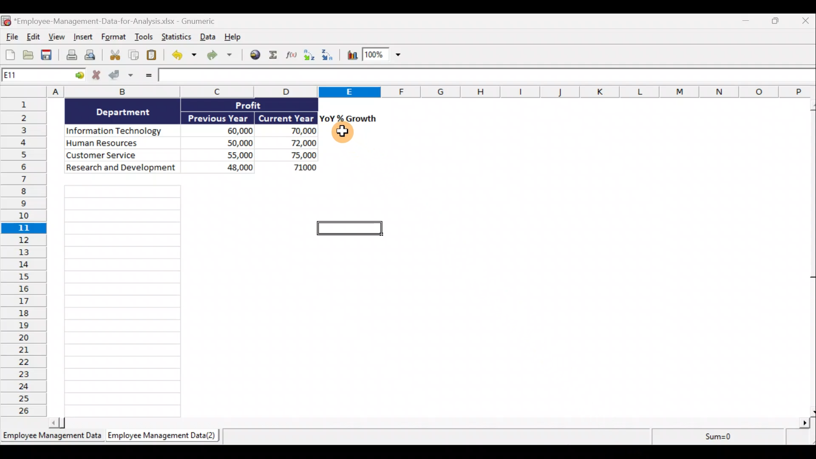  I want to click on Undo last action, so click(182, 56).